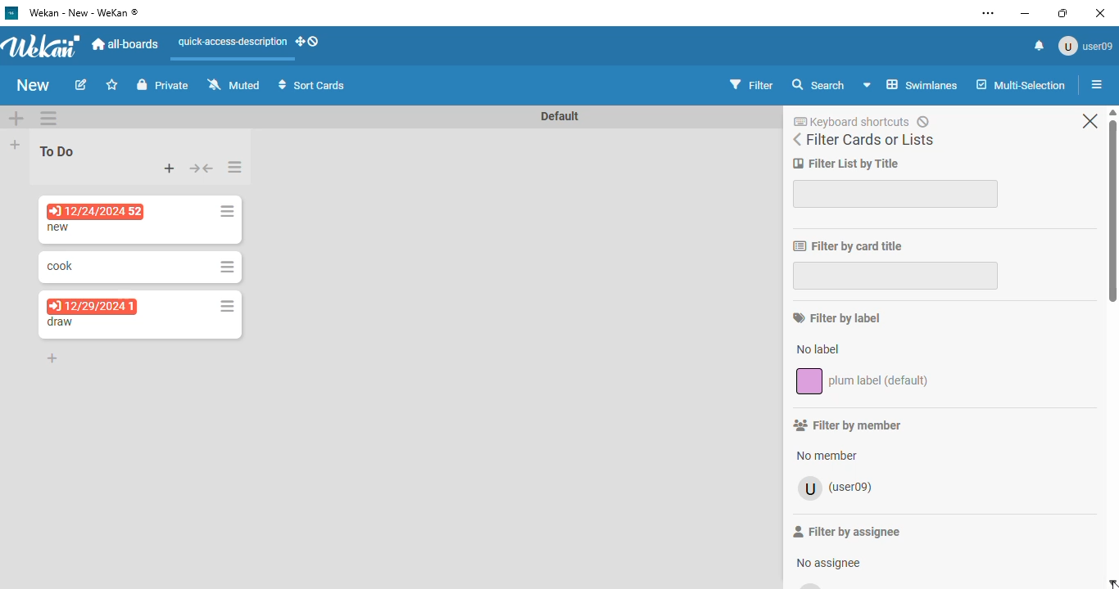 The image size is (1119, 589). Describe the element at coordinates (1099, 86) in the screenshot. I see `open sidebar or close sidebar` at that location.